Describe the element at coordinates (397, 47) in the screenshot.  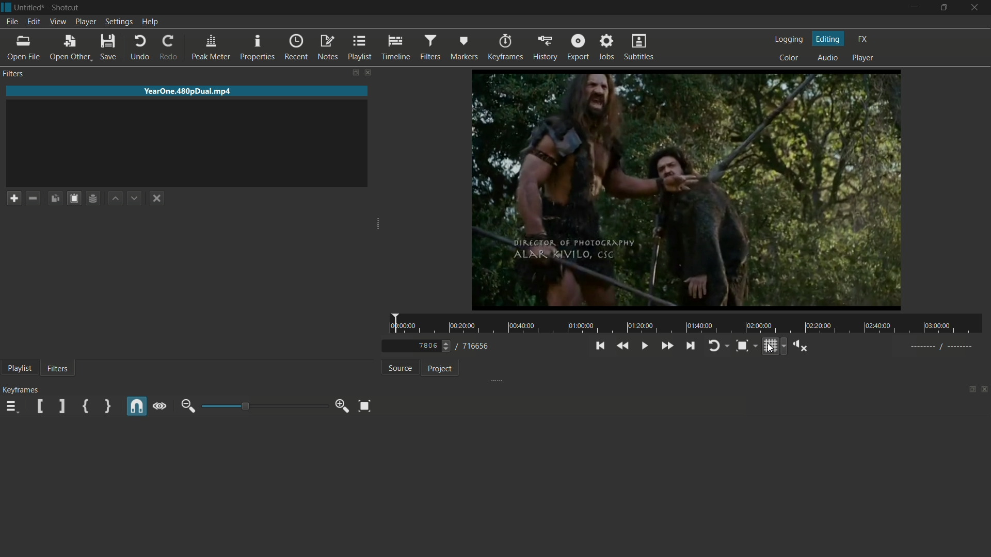
I see `timeline` at that location.